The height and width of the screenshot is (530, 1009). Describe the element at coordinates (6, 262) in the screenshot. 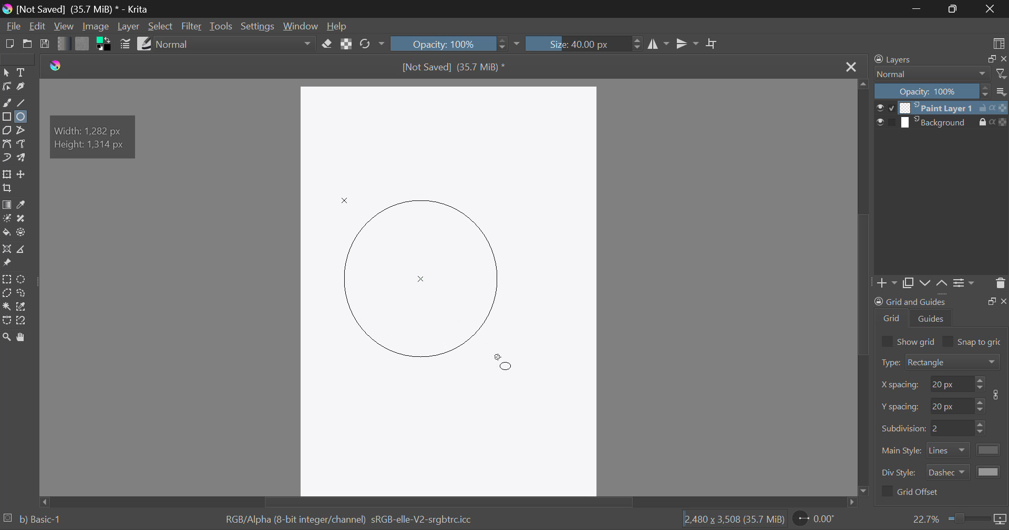

I see `Reference Images` at that location.